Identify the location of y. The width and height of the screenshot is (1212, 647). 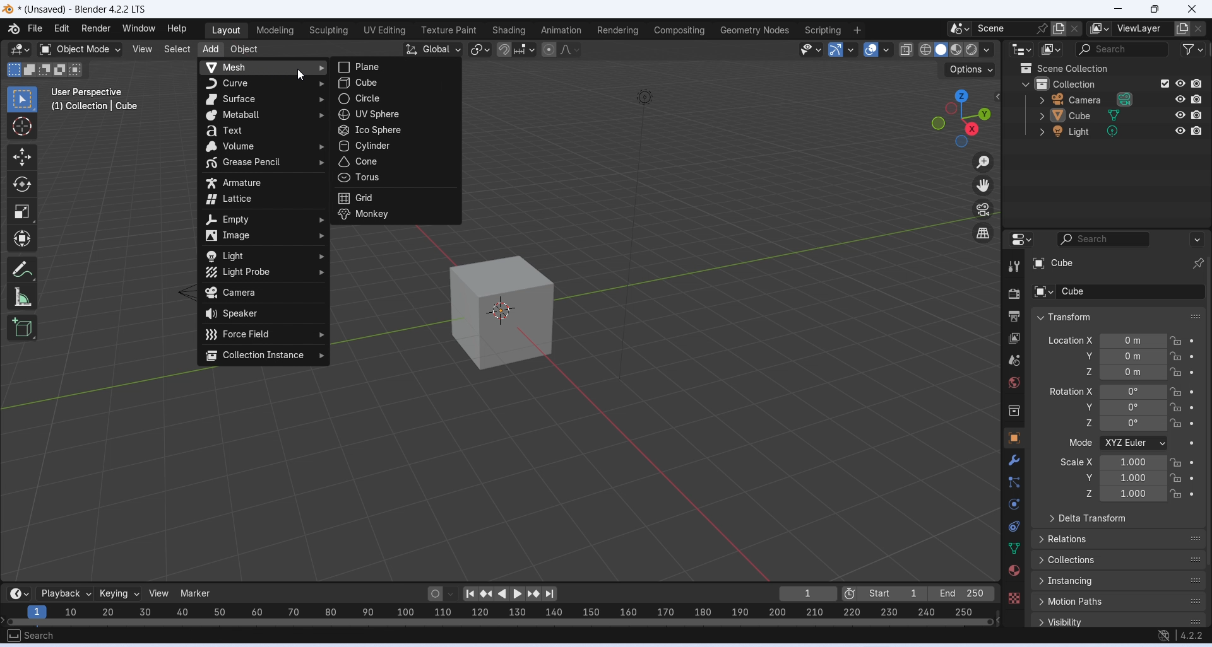
(1085, 356).